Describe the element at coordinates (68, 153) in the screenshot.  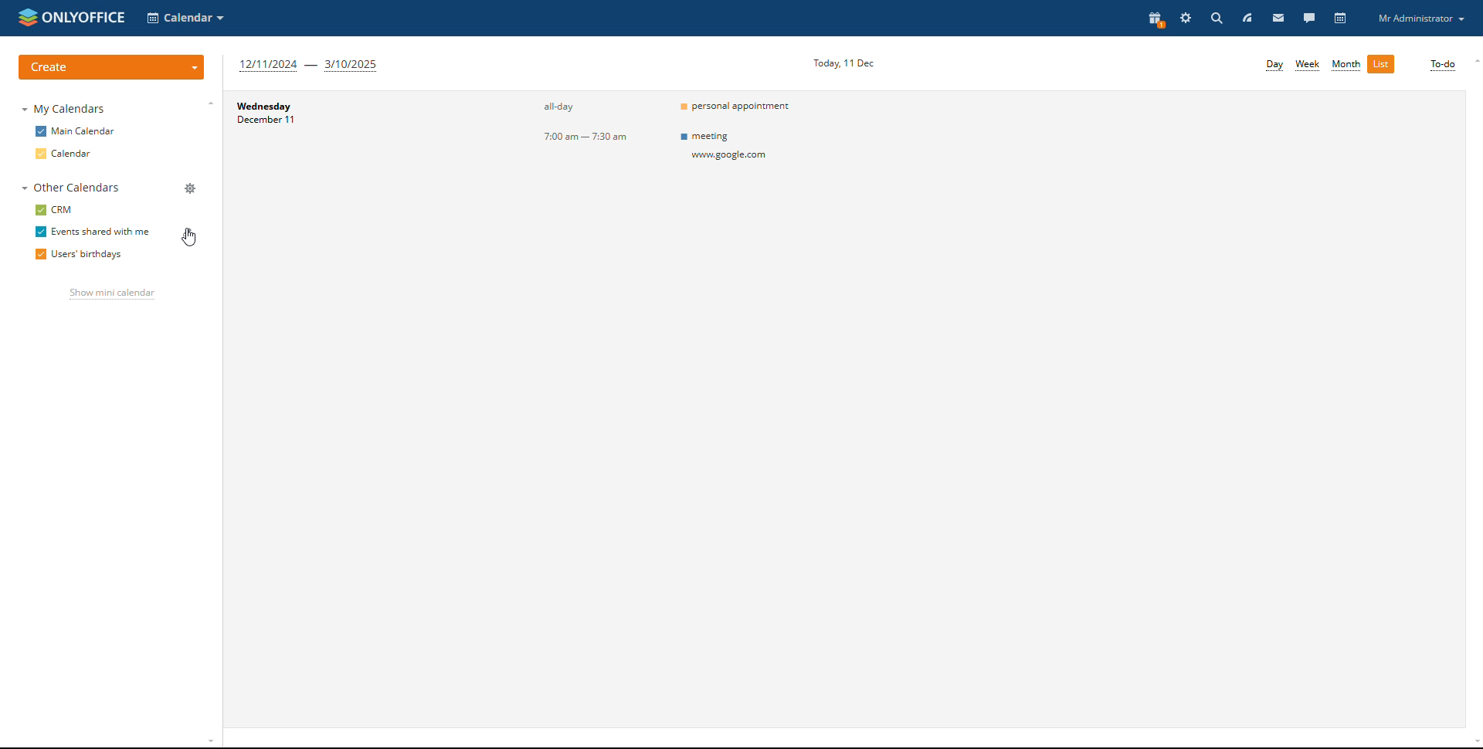
I see `calendar` at that location.